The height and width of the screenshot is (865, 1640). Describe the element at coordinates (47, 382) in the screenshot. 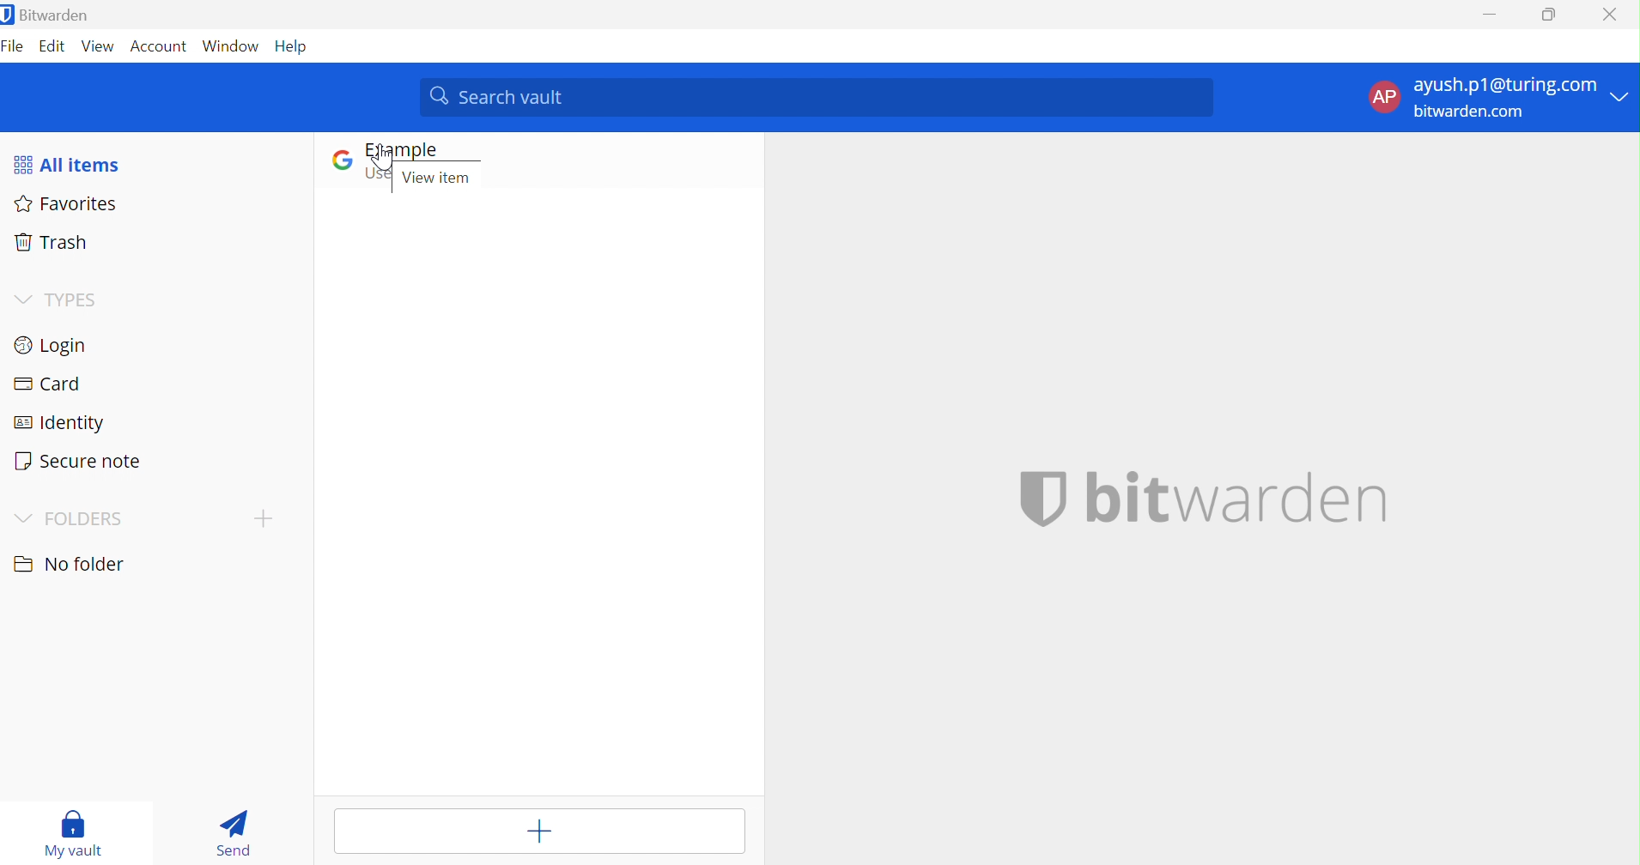

I see `Card` at that location.